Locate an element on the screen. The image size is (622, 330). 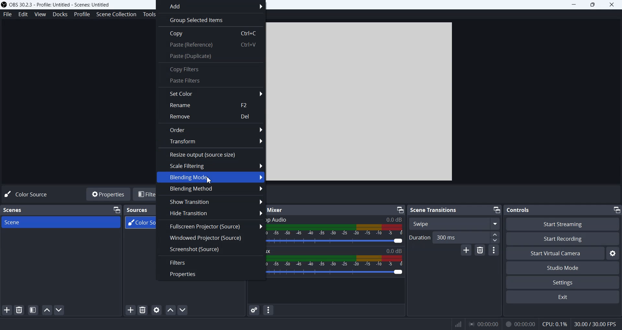
Copy Filters is located at coordinates (210, 68).